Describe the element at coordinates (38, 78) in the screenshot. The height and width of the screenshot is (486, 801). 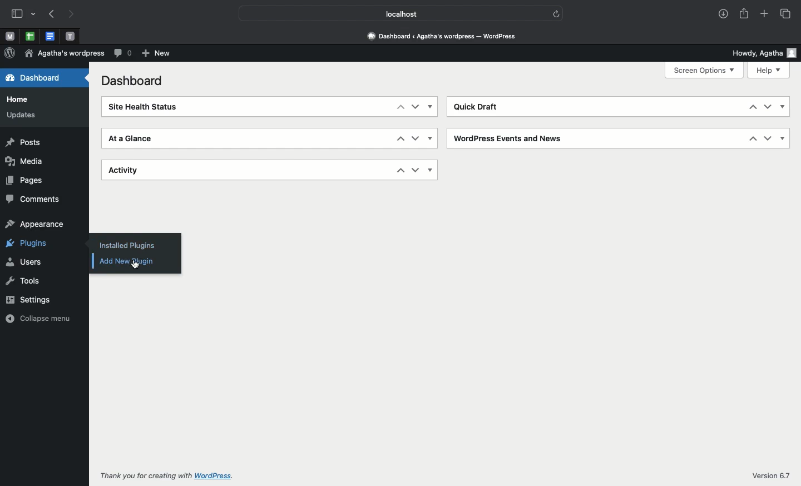
I see `Dashboard` at that location.